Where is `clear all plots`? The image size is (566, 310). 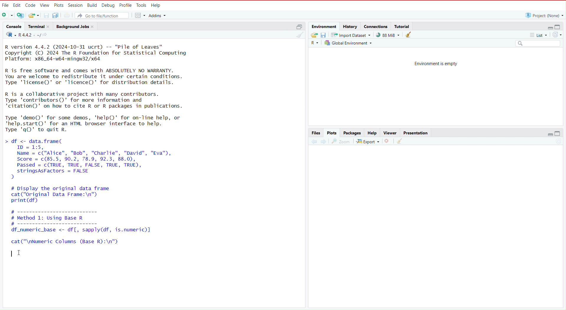 clear all plots is located at coordinates (400, 142).